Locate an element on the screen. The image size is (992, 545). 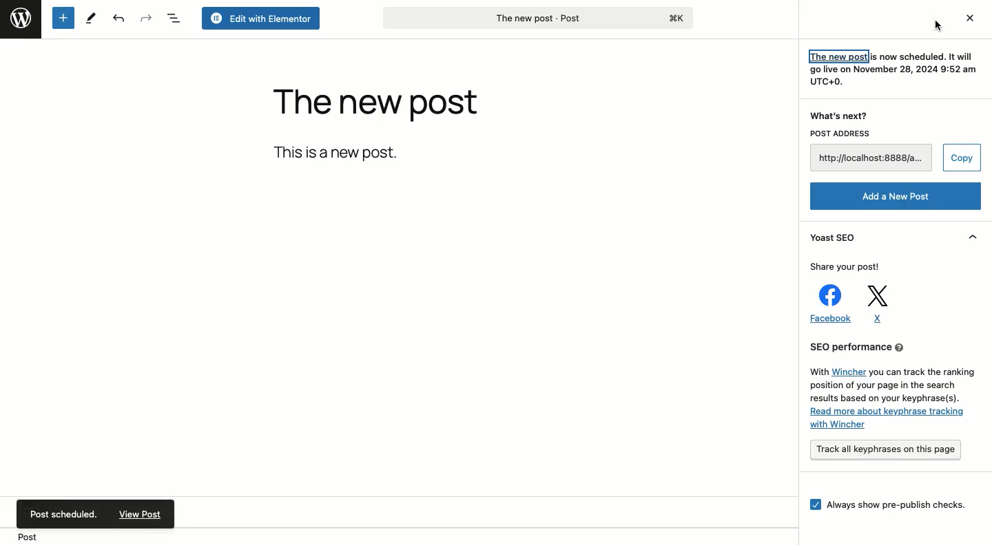
Wordpress logo is located at coordinates (20, 18).